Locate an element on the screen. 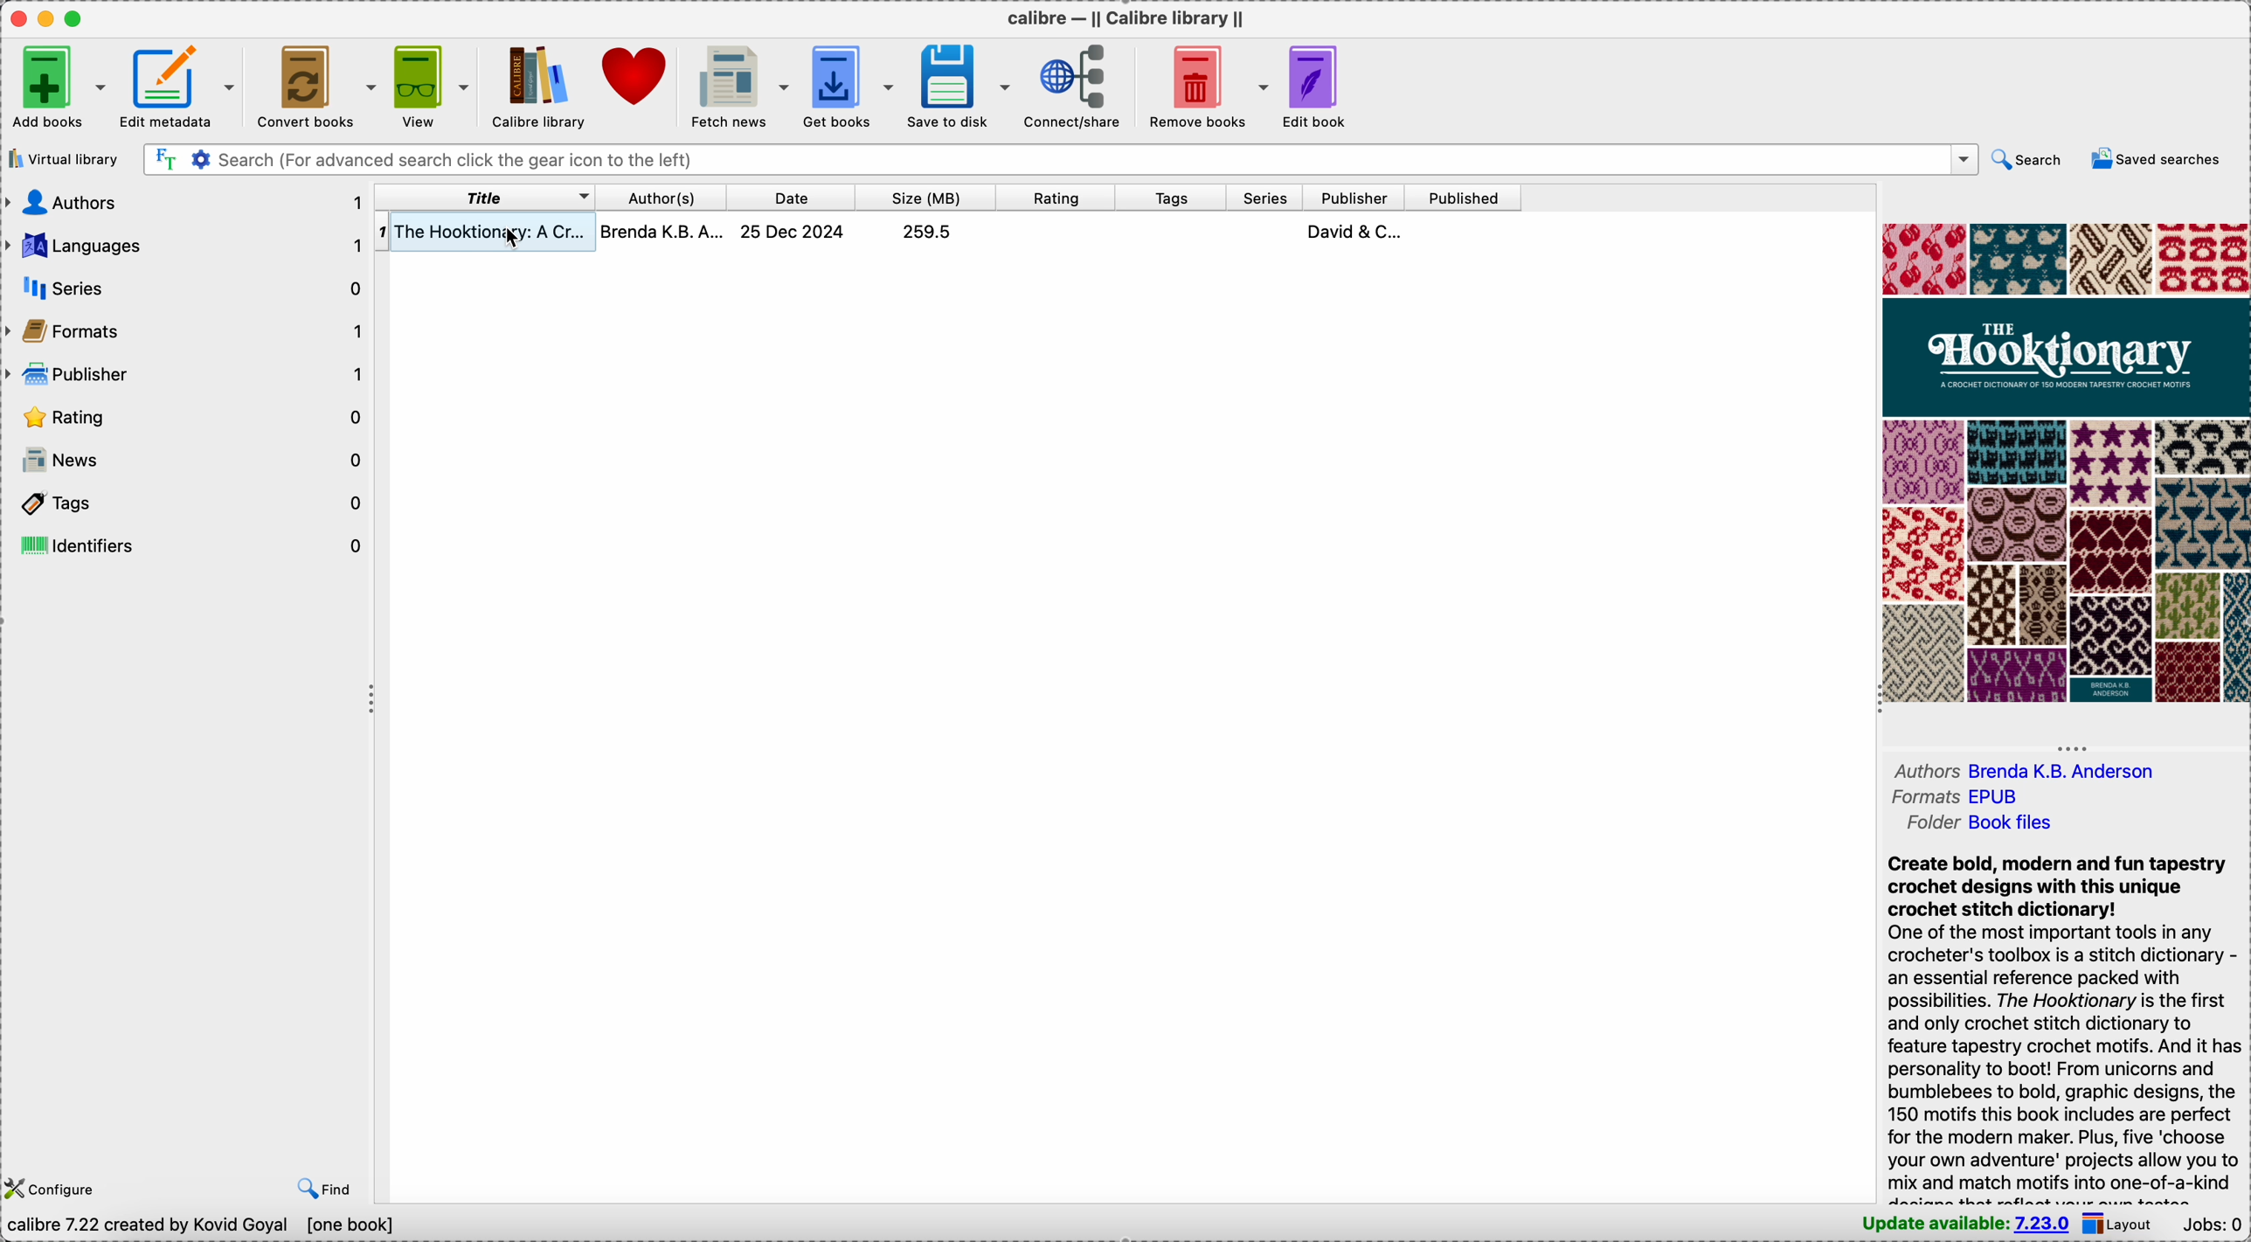 The width and height of the screenshot is (2251, 1242). tags is located at coordinates (1172, 197).